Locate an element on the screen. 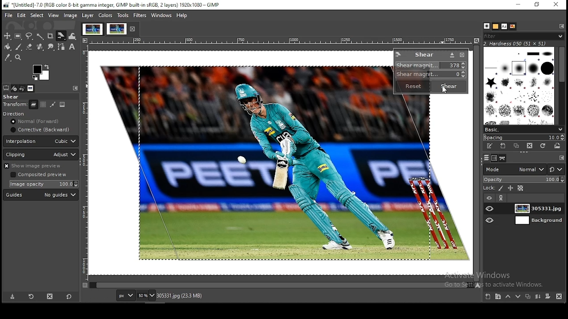 The width and height of the screenshot is (568, 319). free selection tool is located at coordinates (29, 36).